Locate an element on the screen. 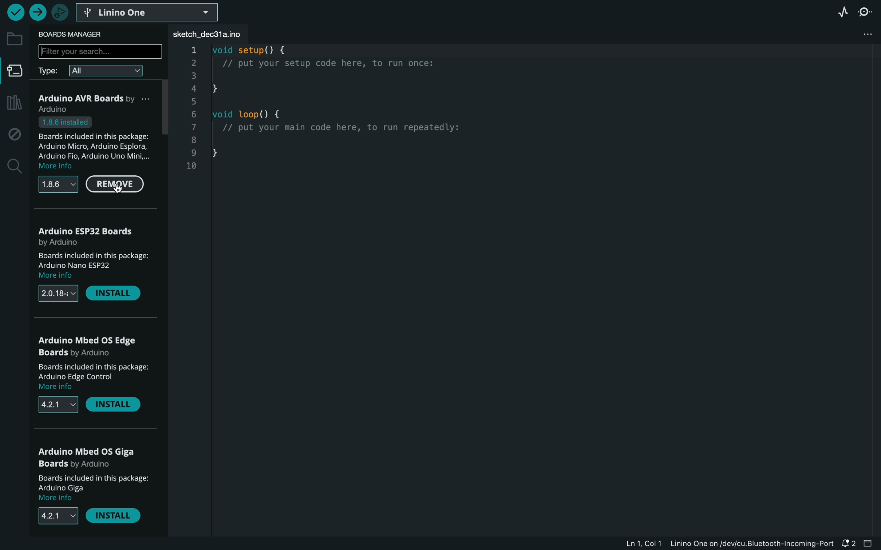  description is located at coordinates (93, 377).